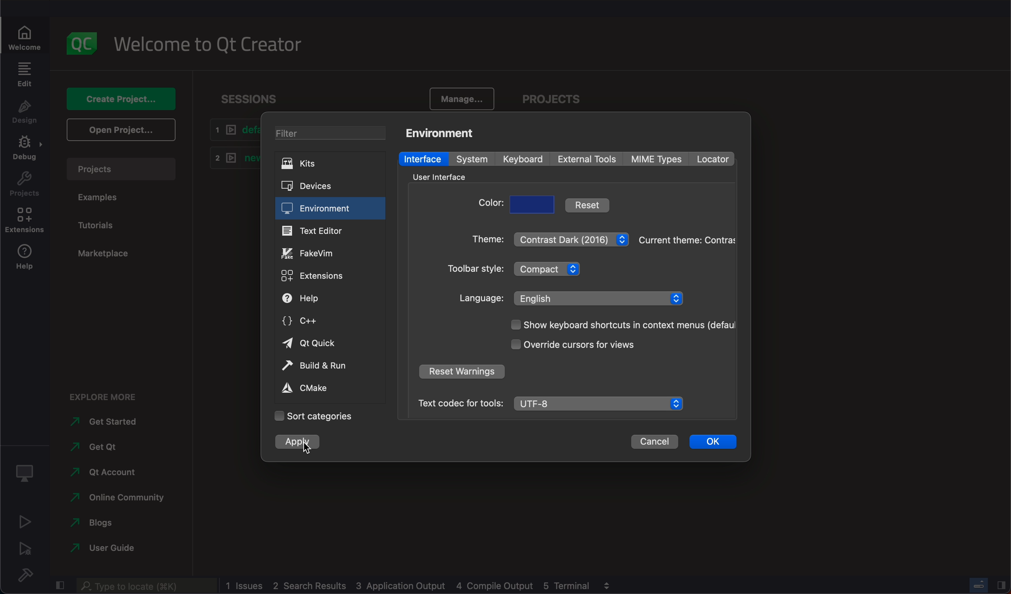 This screenshot has width=1011, height=594. What do you see at coordinates (327, 164) in the screenshot?
I see `kits` at bounding box center [327, 164].